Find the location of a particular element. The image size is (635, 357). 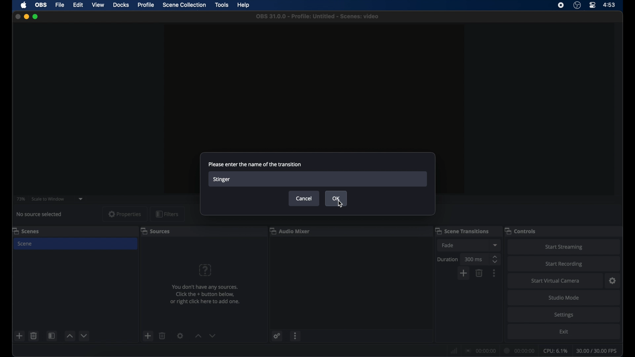

info is located at coordinates (206, 294).